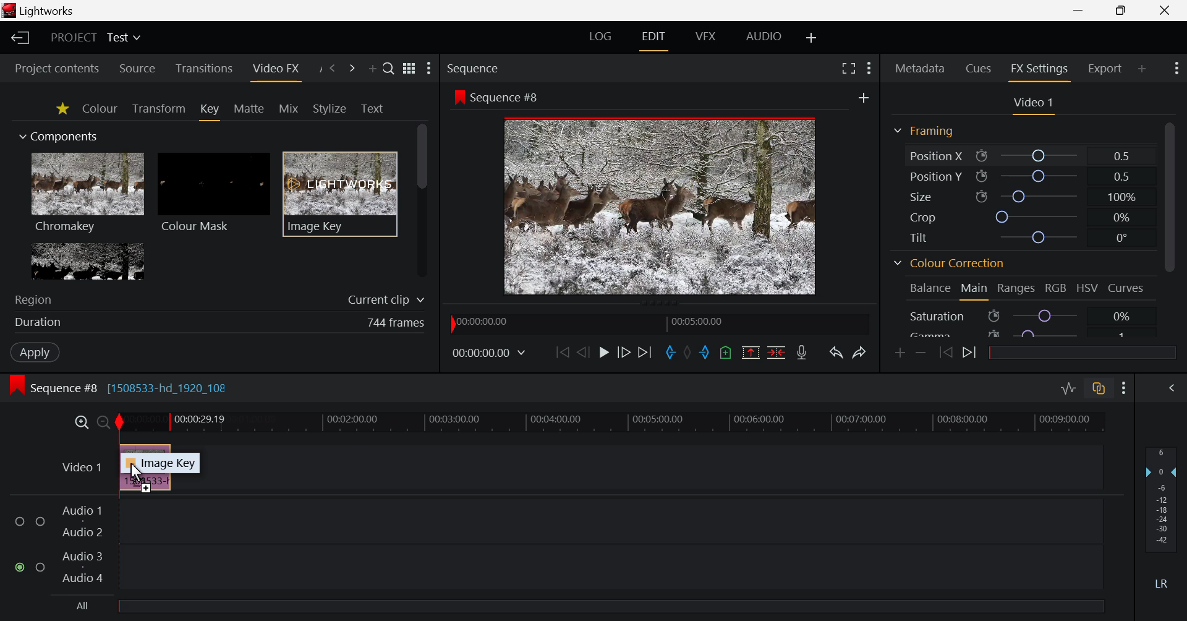 Image resolution: width=1187 pixels, height=621 pixels. What do you see at coordinates (1122, 218) in the screenshot?
I see `0%` at bounding box center [1122, 218].